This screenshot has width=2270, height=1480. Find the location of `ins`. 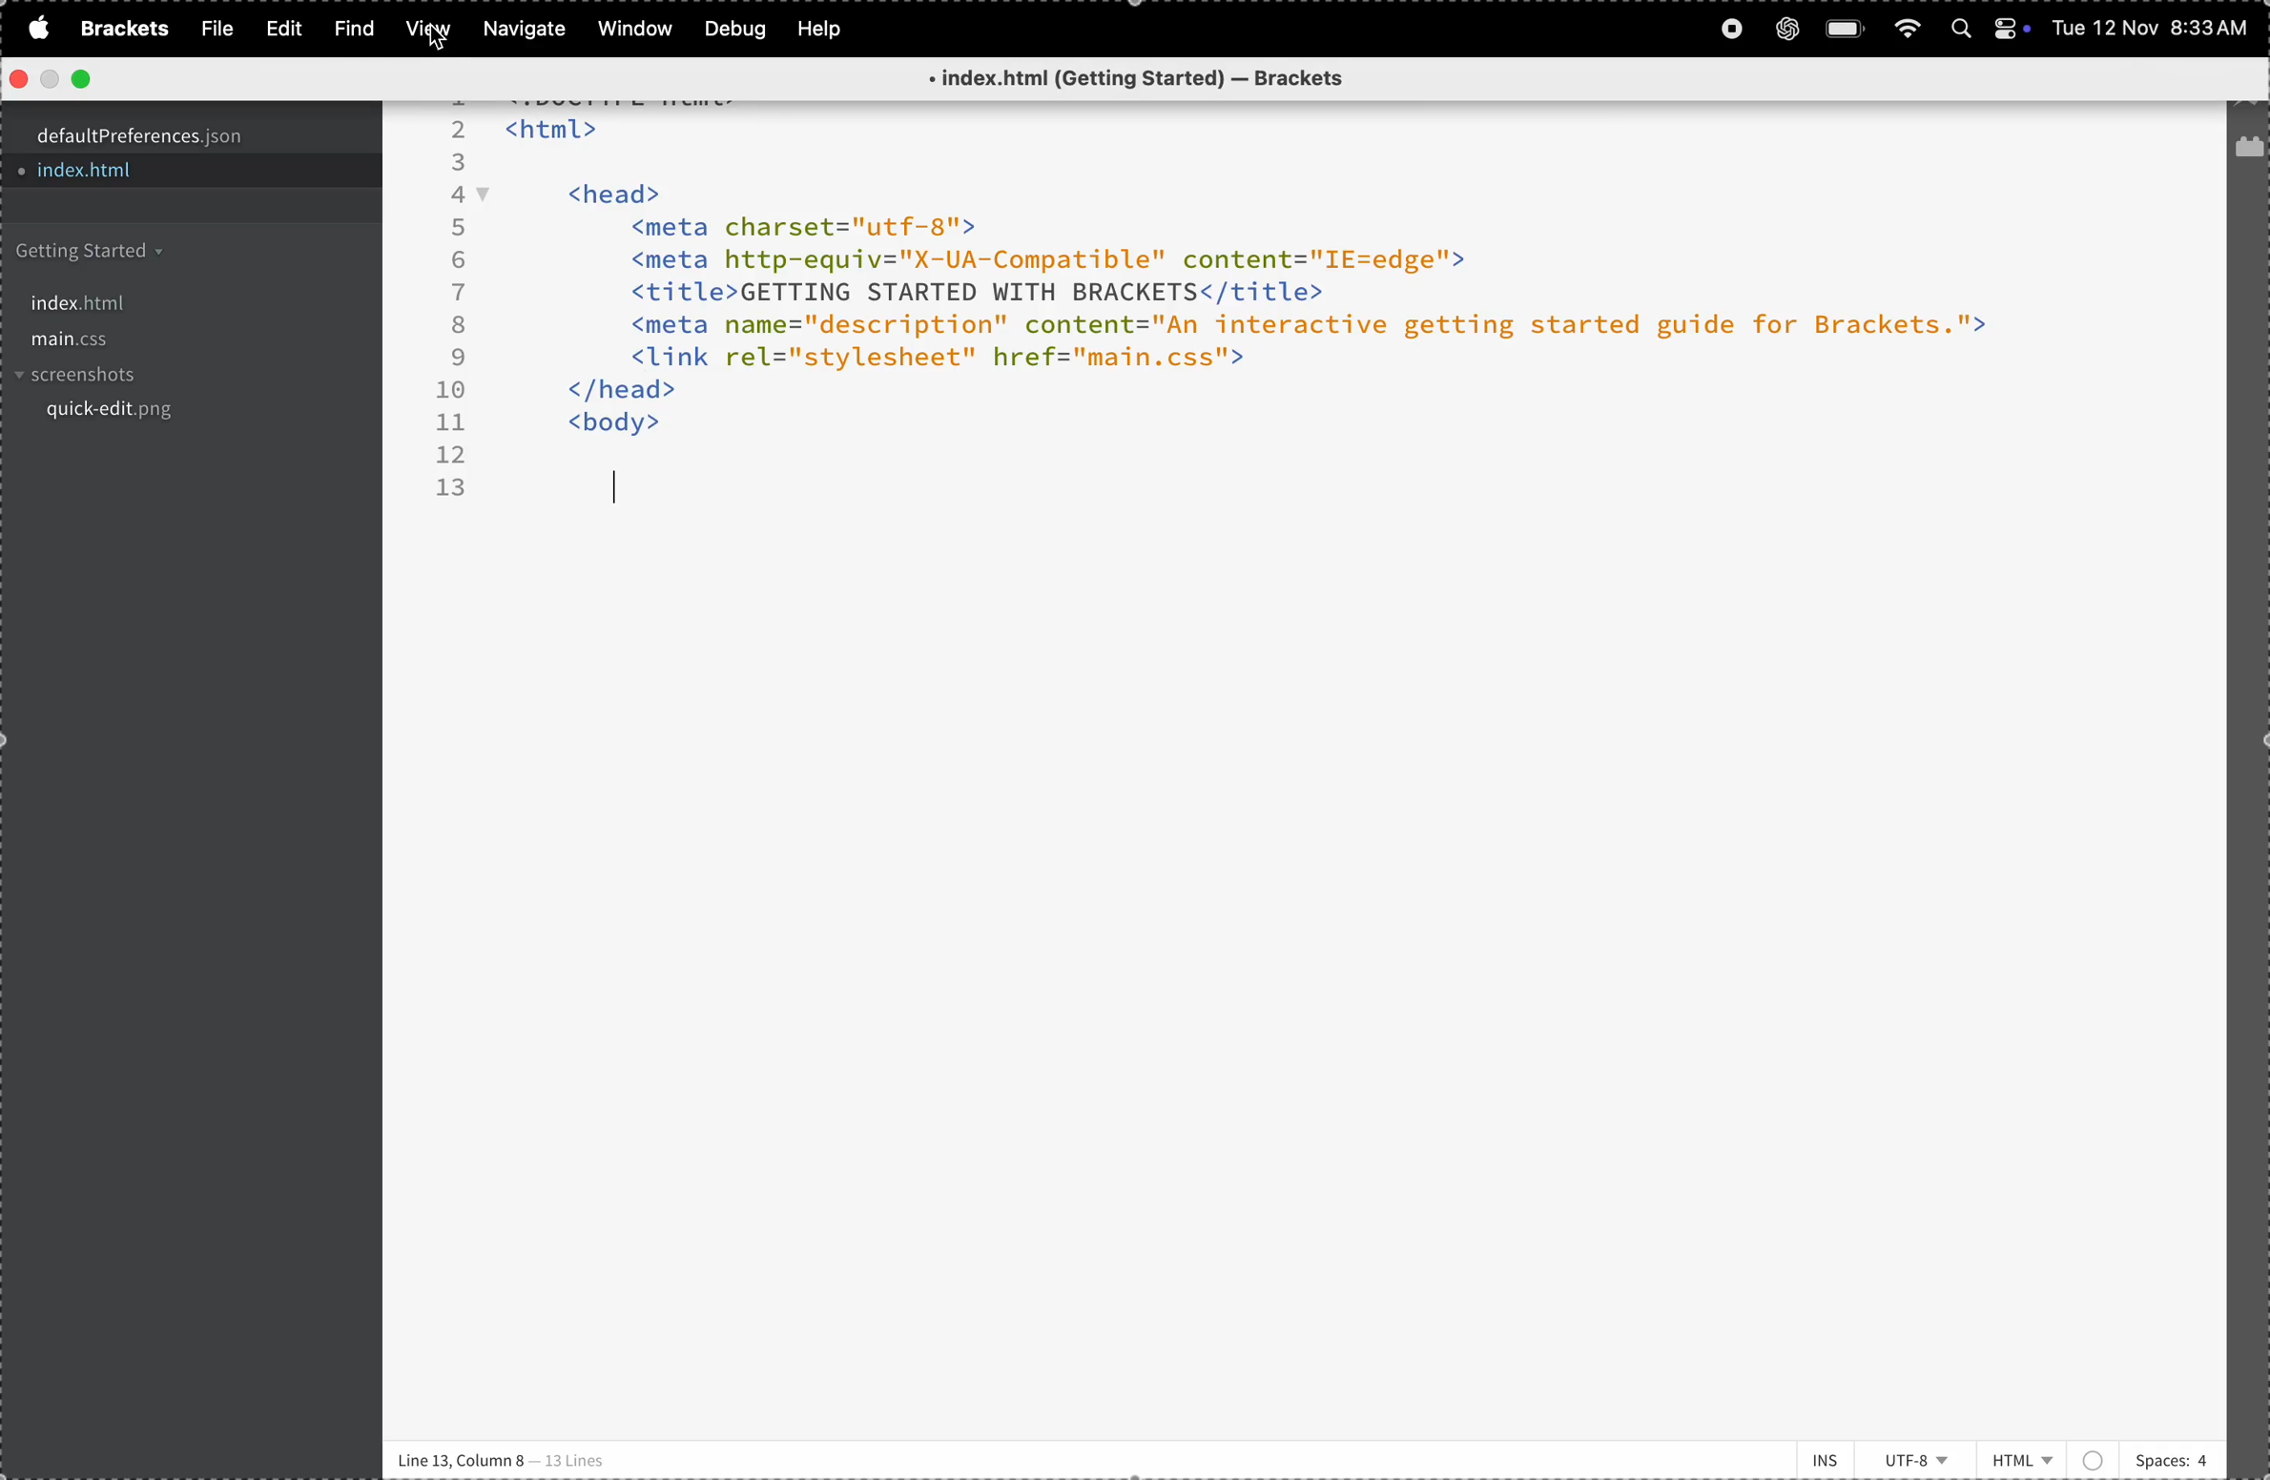

ins is located at coordinates (1815, 1457).